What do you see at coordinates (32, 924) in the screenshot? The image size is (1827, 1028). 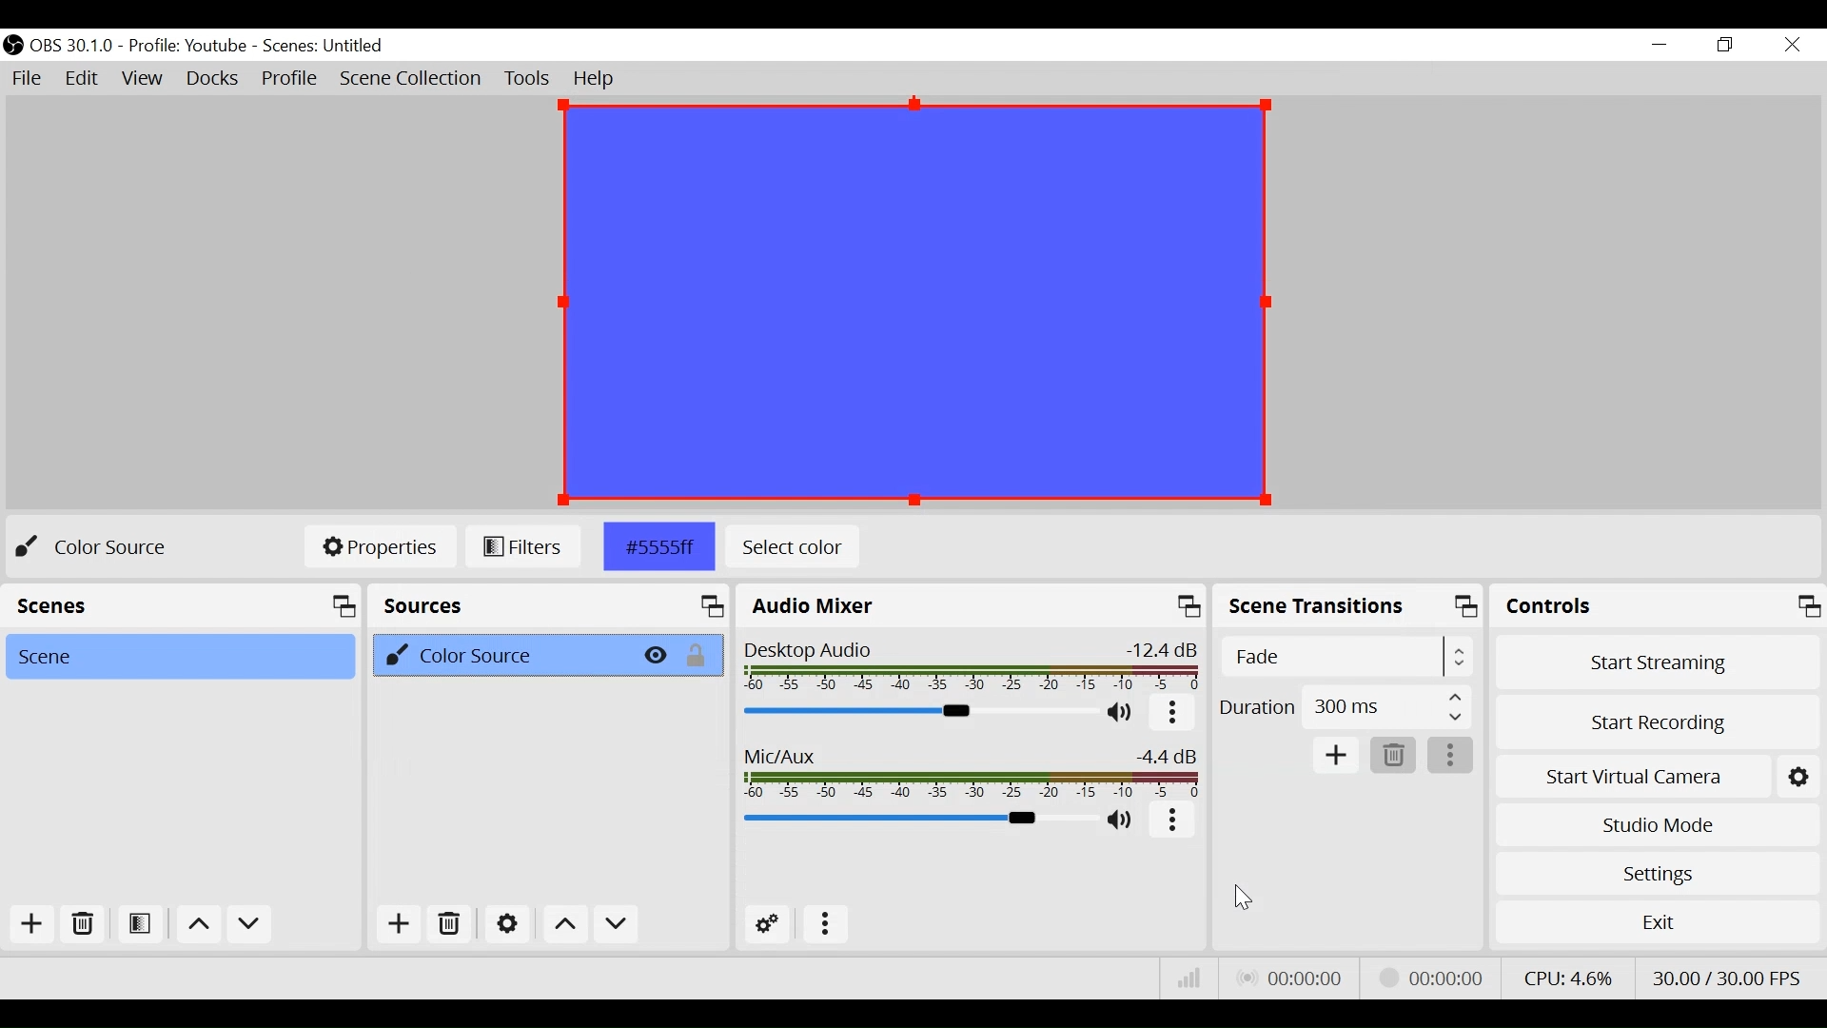 I see `Add` at bounding box center [32, 924].